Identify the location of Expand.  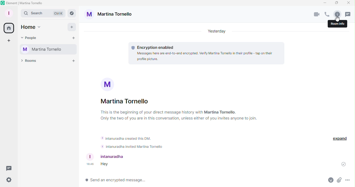
(341, 138).